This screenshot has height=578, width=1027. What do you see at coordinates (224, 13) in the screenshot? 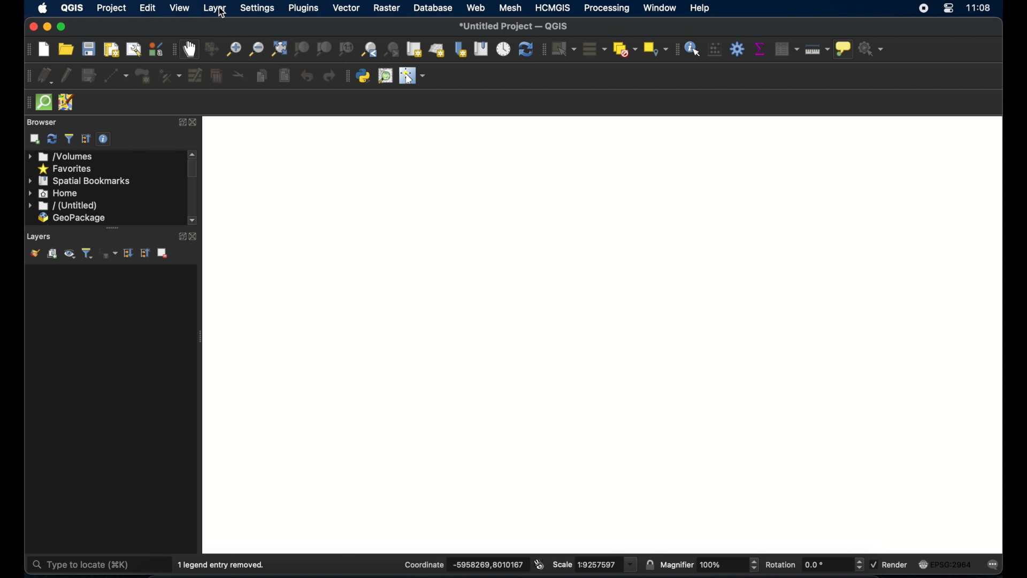
I see `cursor` at bounding box center [224, 13].